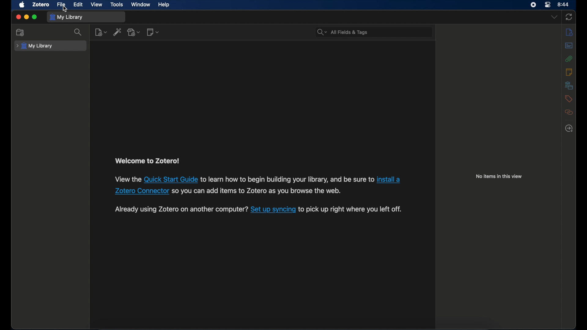  What do you see at coordinates (570, 16) in the screenshot?
I see `sync` at bounding box center [570, 16].